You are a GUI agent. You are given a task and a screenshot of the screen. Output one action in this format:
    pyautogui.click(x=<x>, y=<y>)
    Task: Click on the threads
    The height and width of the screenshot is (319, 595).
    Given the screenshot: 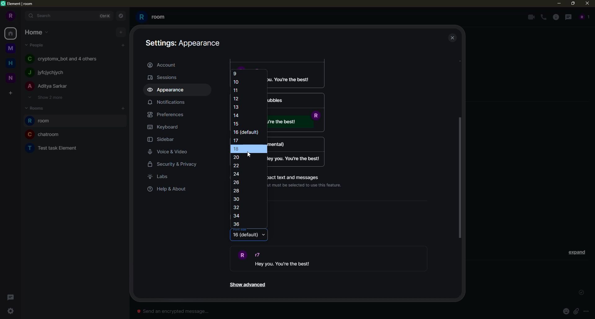 What is the action you would take?
    pyautogui.click(x=567, y=17)
    